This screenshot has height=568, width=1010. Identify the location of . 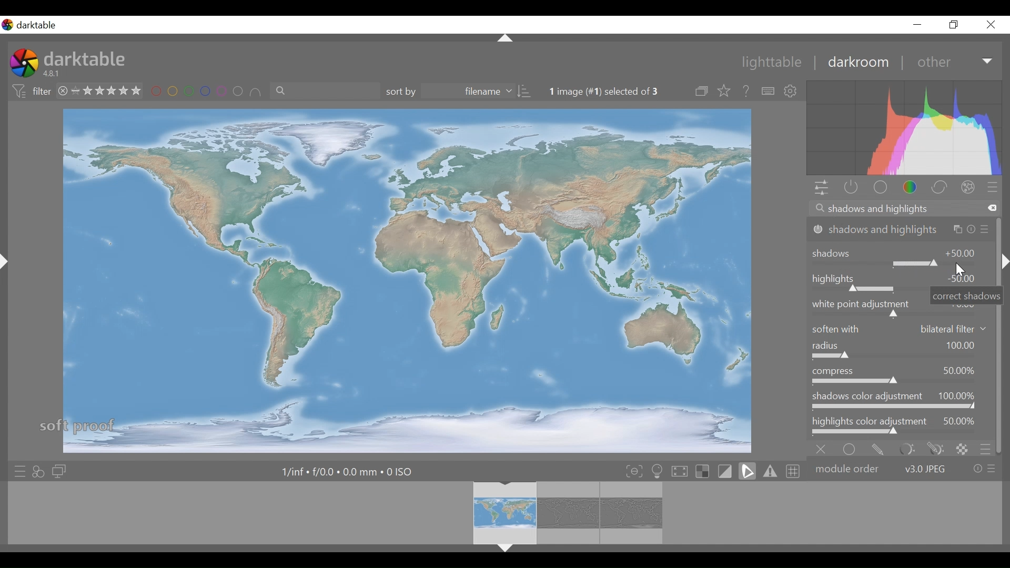
(9, 272).